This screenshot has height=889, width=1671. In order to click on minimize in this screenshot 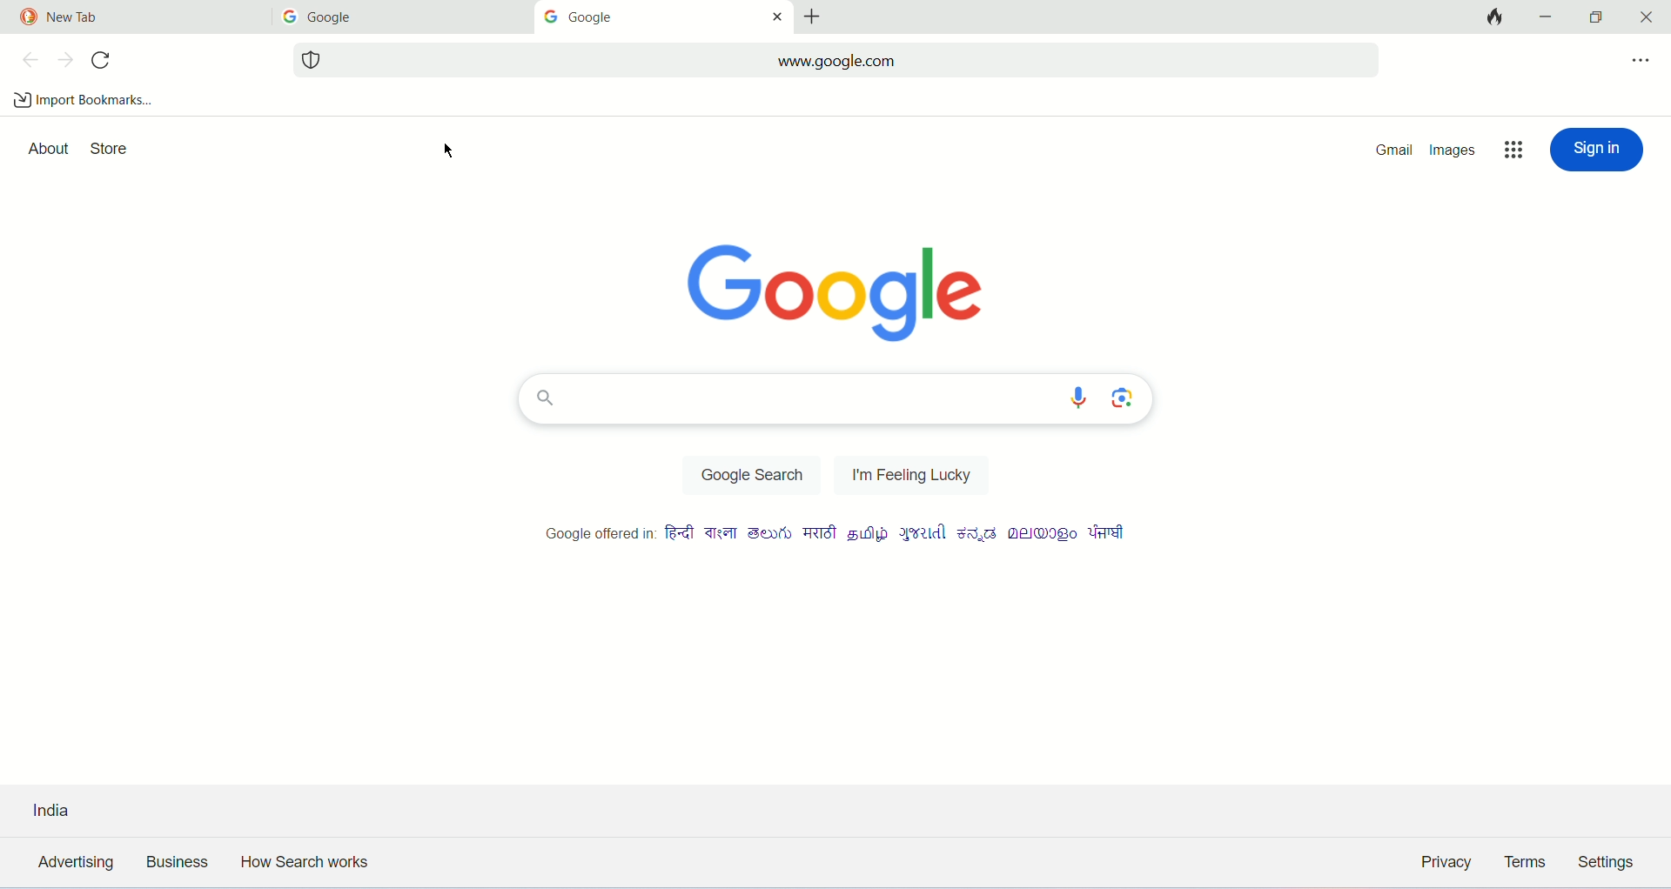, I will do `click(1545, 17)`.